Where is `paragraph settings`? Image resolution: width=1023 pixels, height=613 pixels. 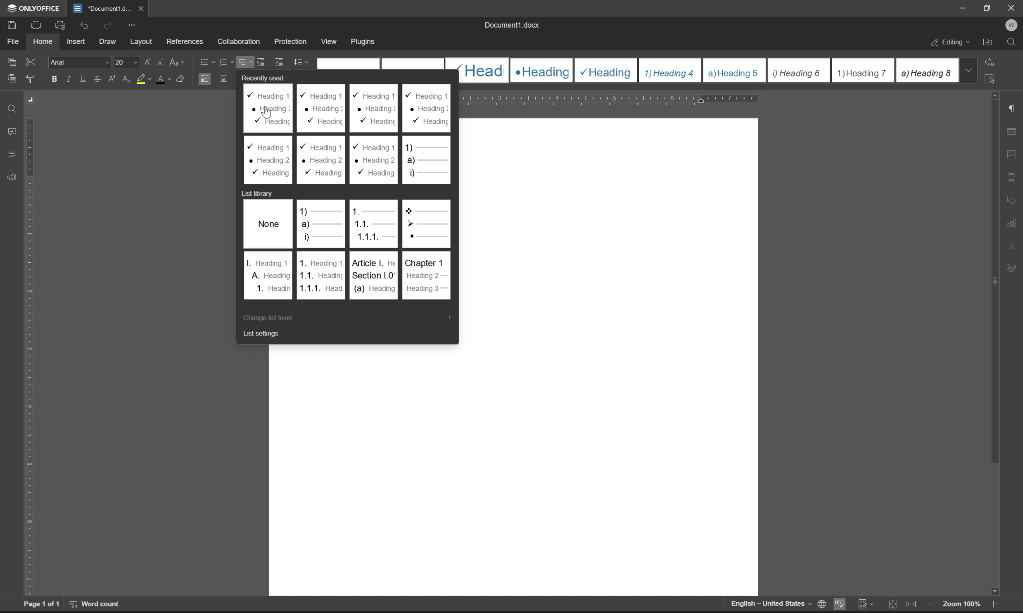
paragraph settings is located at coordinates (1011, 109).